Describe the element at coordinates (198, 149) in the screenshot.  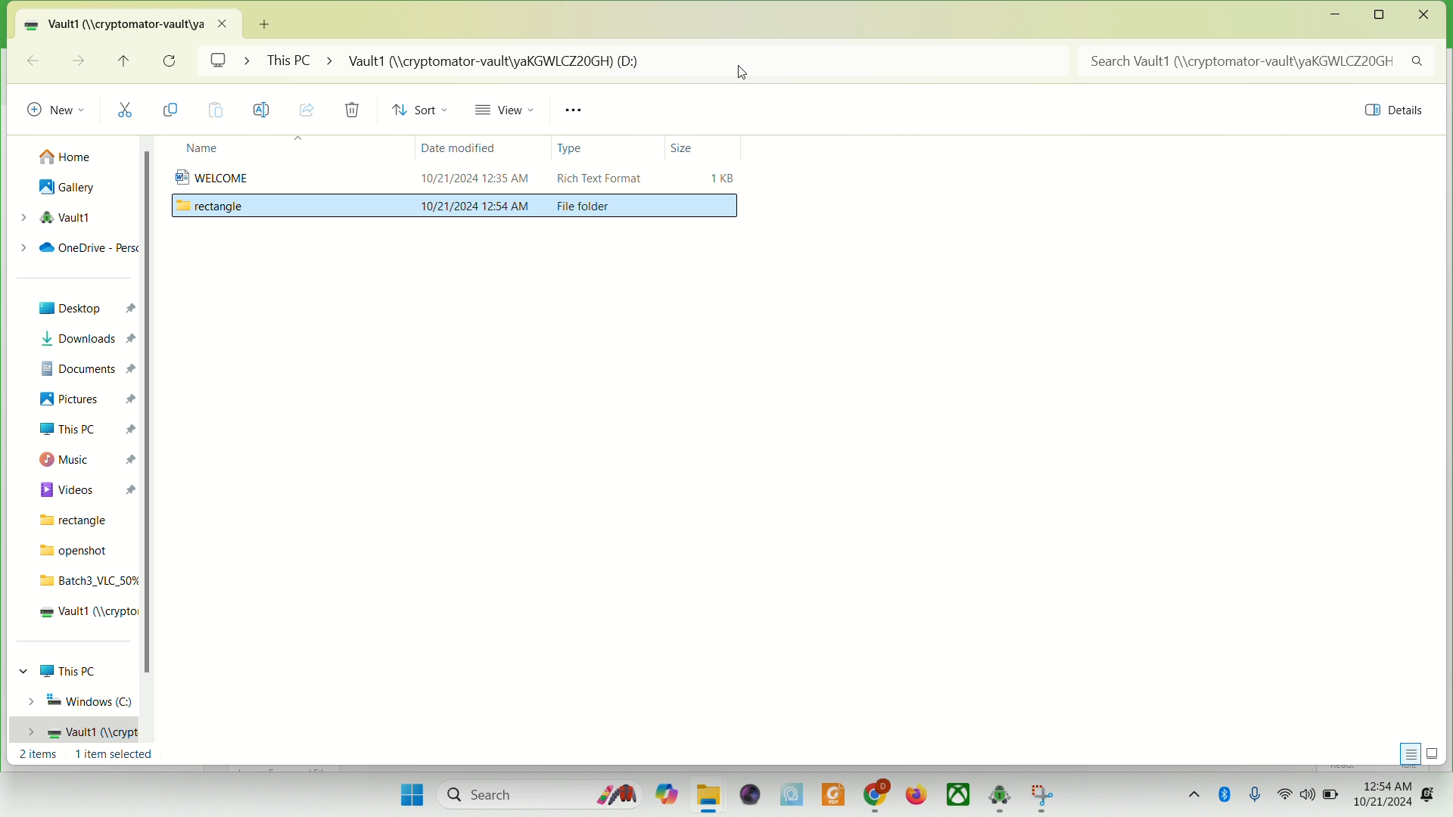
I see `name` at that location.